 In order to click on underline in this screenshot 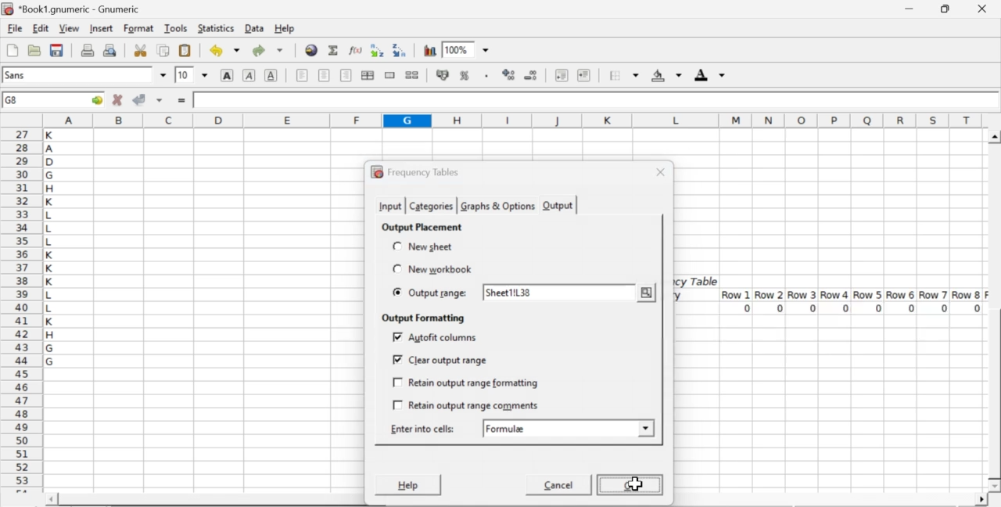, I will do `click(271, 74)`.